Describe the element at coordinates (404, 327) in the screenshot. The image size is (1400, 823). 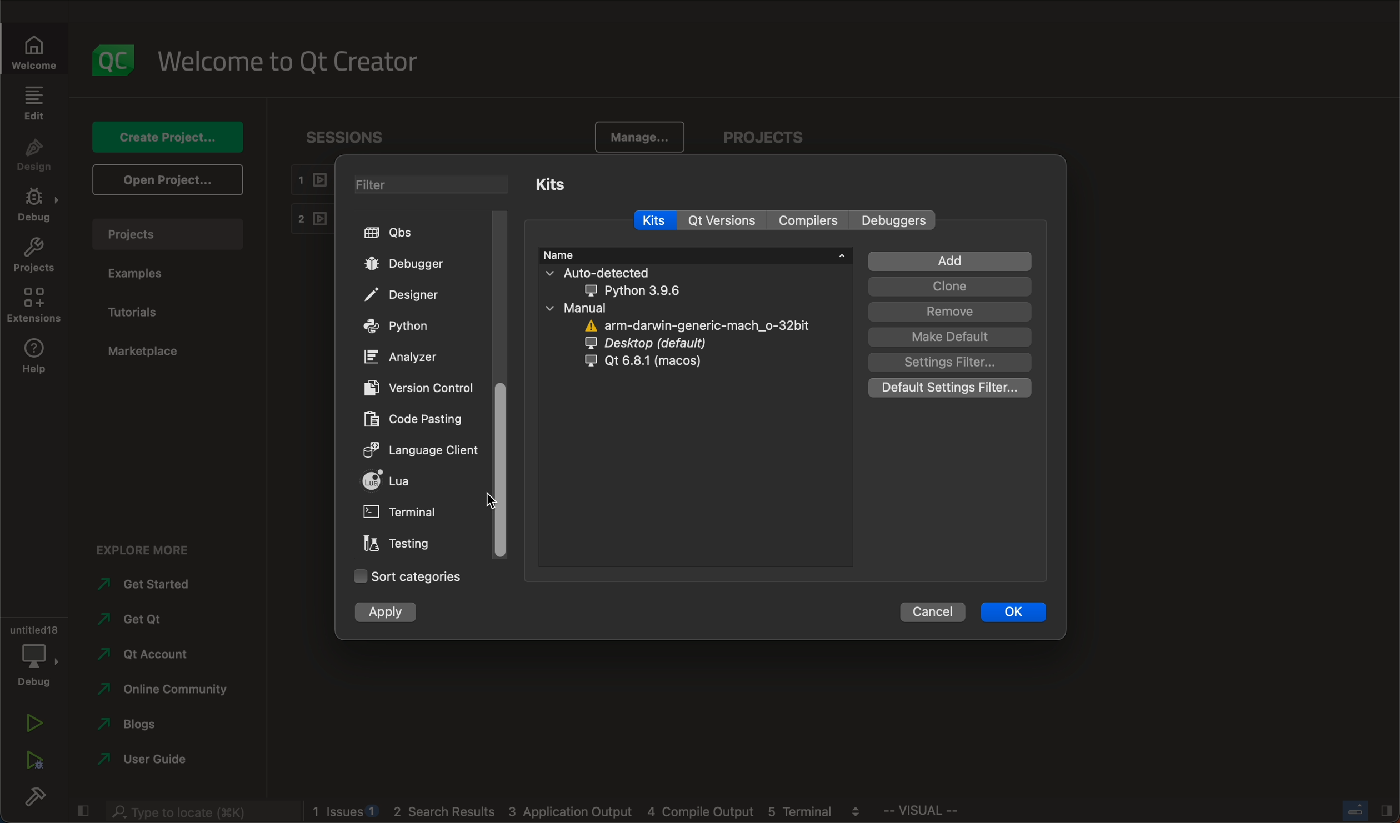
I see `python` at that location.